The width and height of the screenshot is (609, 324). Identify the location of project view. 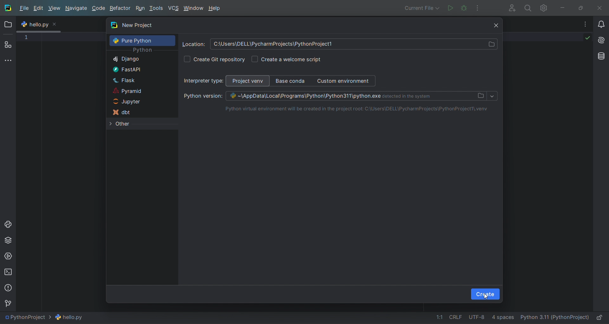
(248, 81).